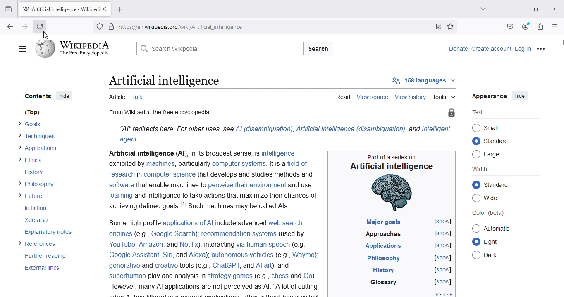  What do you see at coordinates (170, 245) in the screenshot?
I see `and` at bounding box center [170, 245].